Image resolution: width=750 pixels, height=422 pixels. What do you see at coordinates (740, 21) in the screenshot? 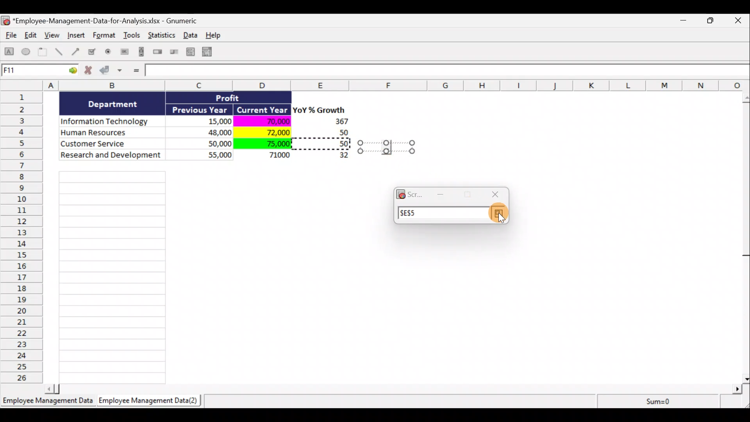
I see `Close` at bounding box center [740, 21].